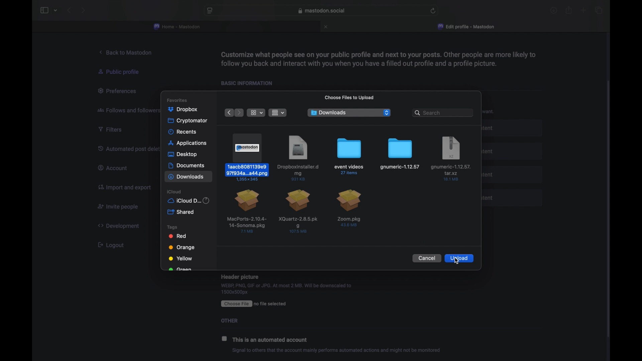 This screenshot has width=642, height=361. Describe the element at coordinates (599, 10) in the screenshot. I see `show tab overview` at that location.